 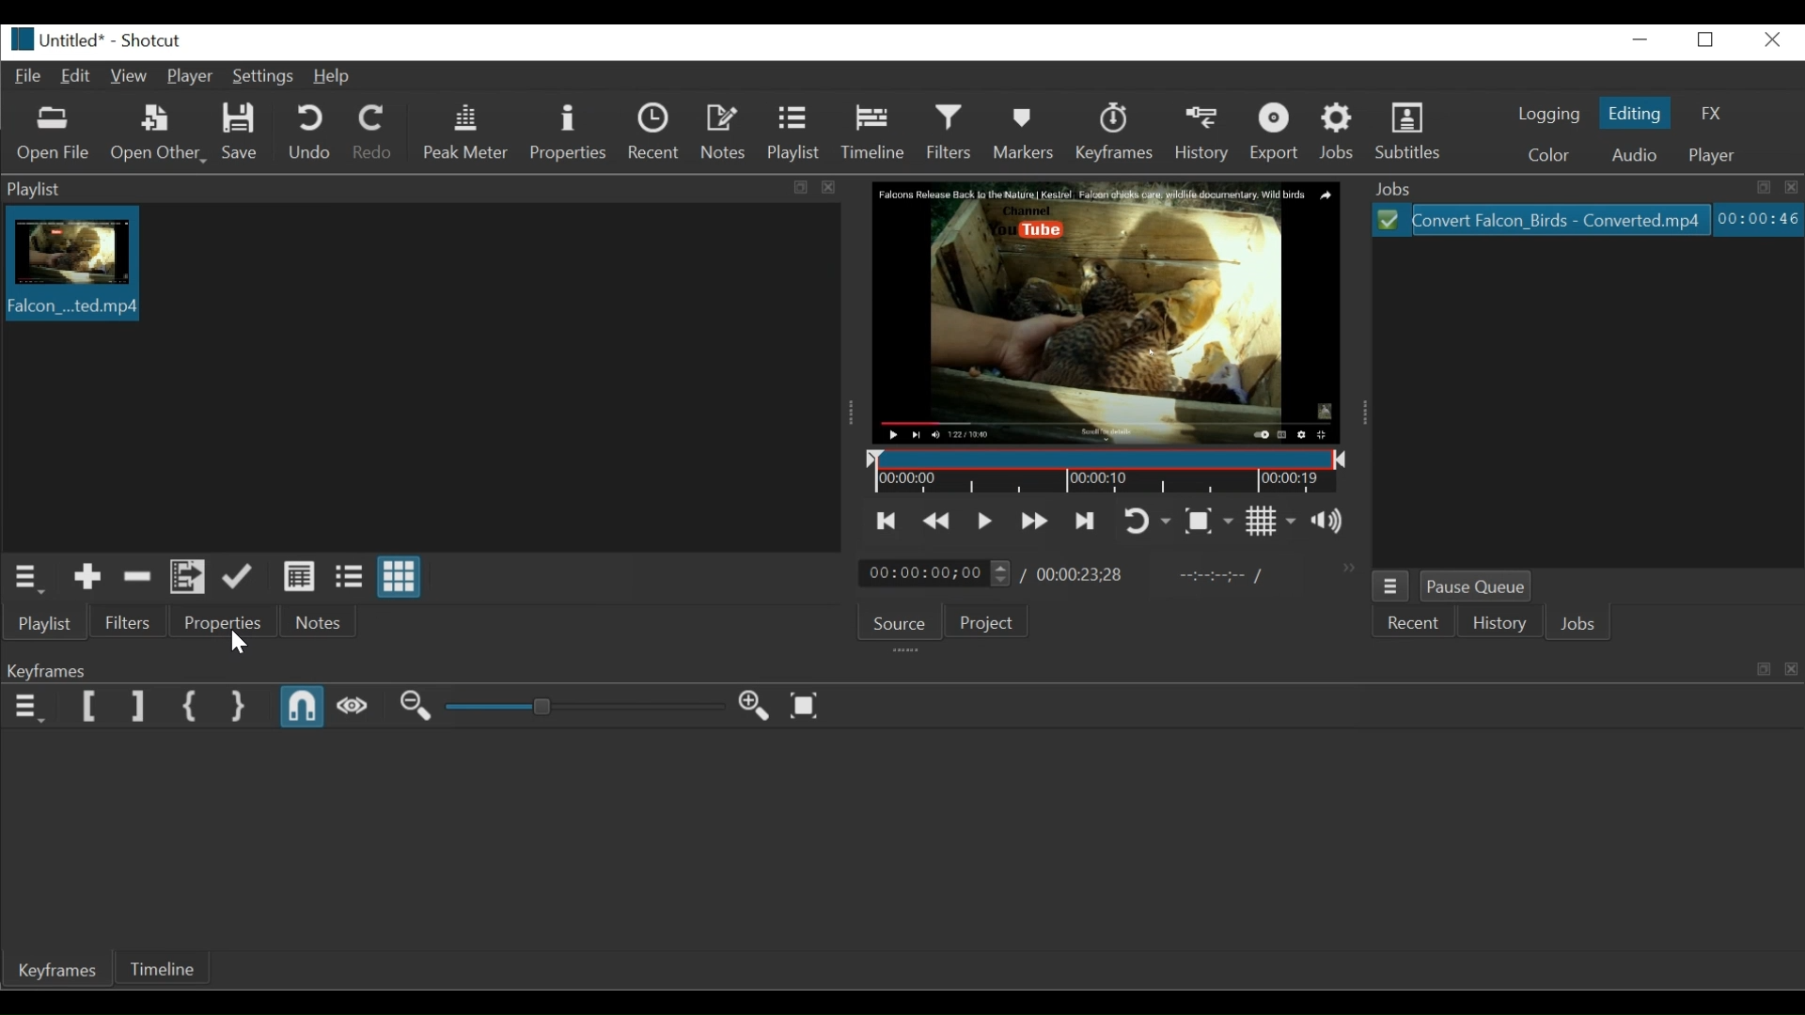 I want to click on Filter, so click(x=951, y=134).